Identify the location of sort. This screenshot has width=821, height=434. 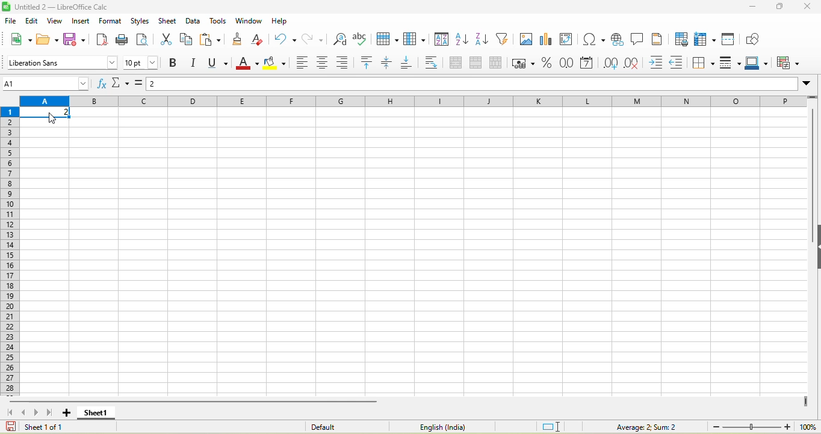
(442, 41).